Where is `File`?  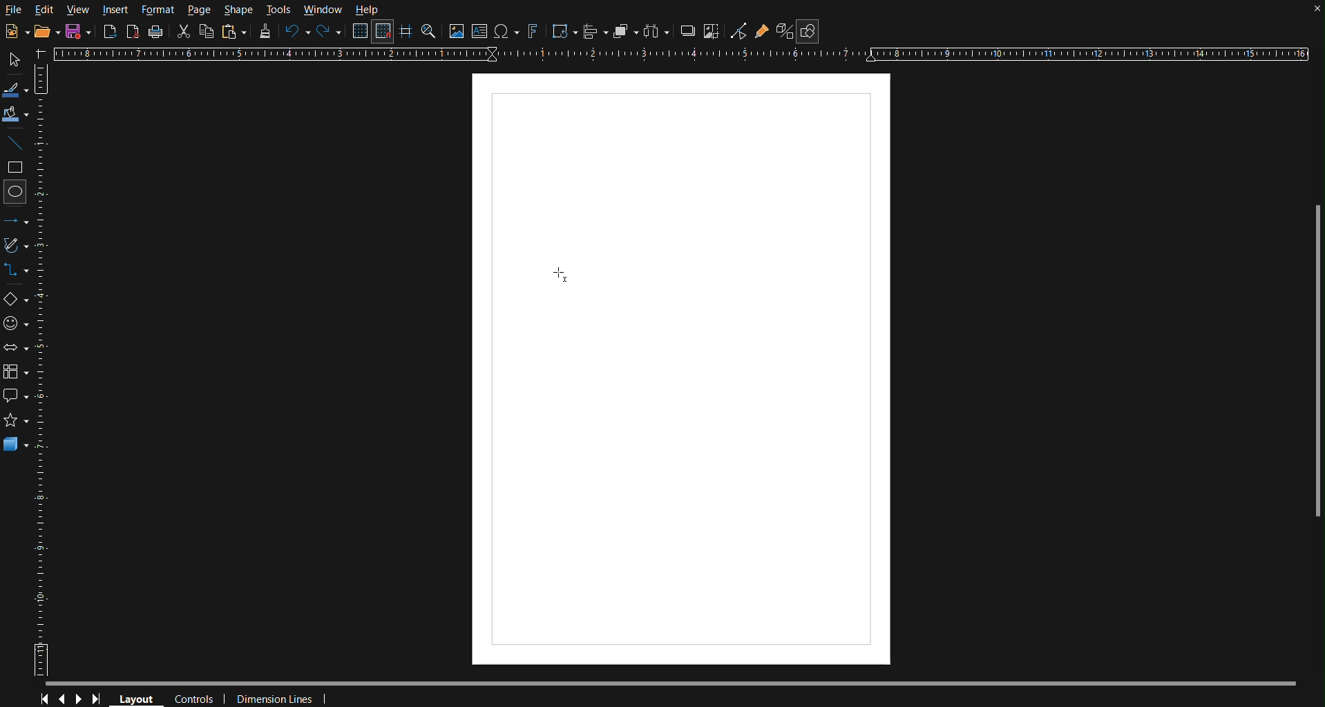
File is located at coordinates (15, 12).